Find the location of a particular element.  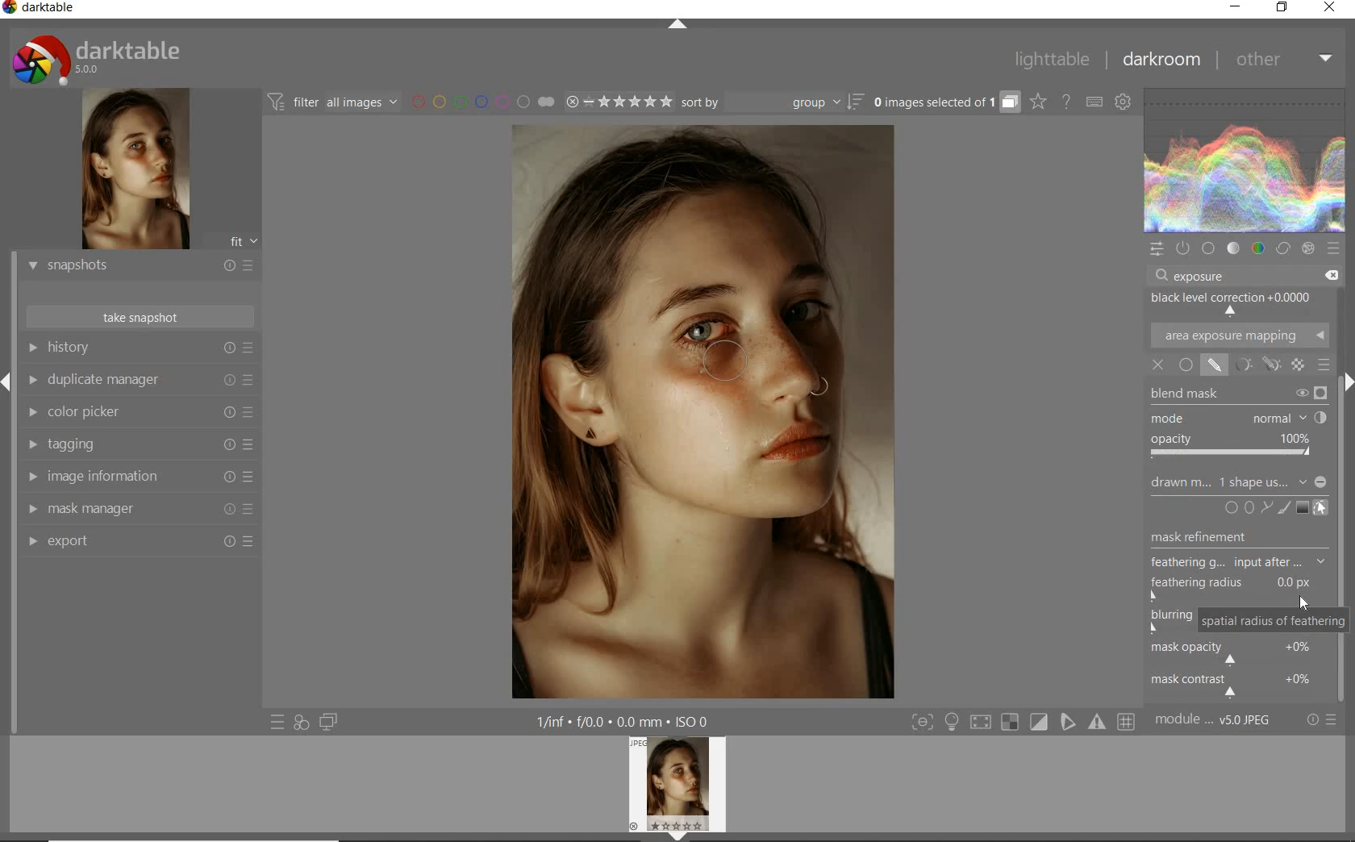

effect is located at coordinates (1307, 248).